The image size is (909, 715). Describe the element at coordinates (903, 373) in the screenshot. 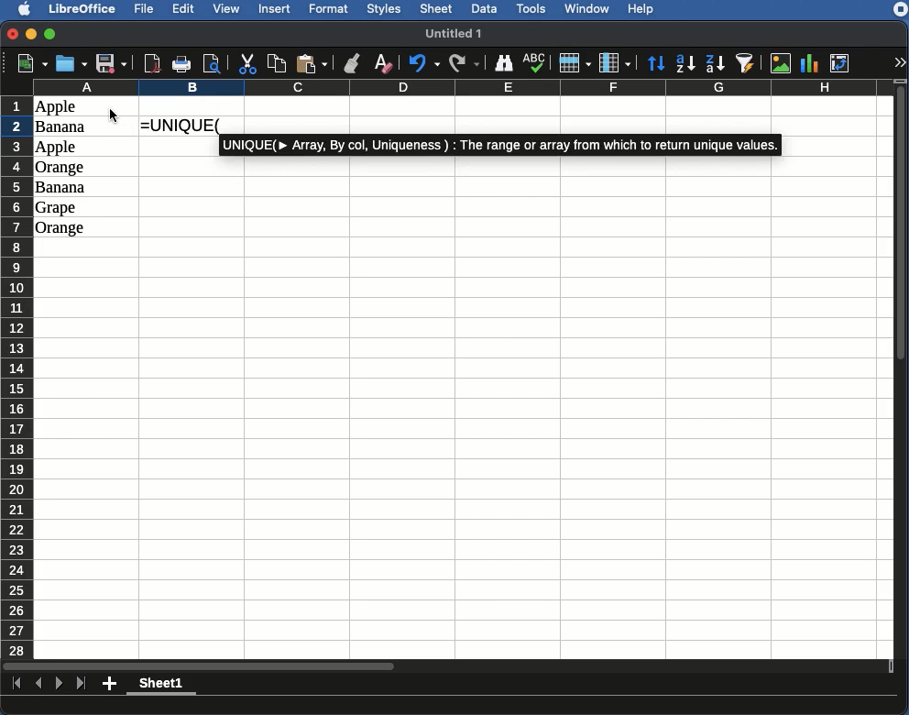

I see `Scroll` at that location.